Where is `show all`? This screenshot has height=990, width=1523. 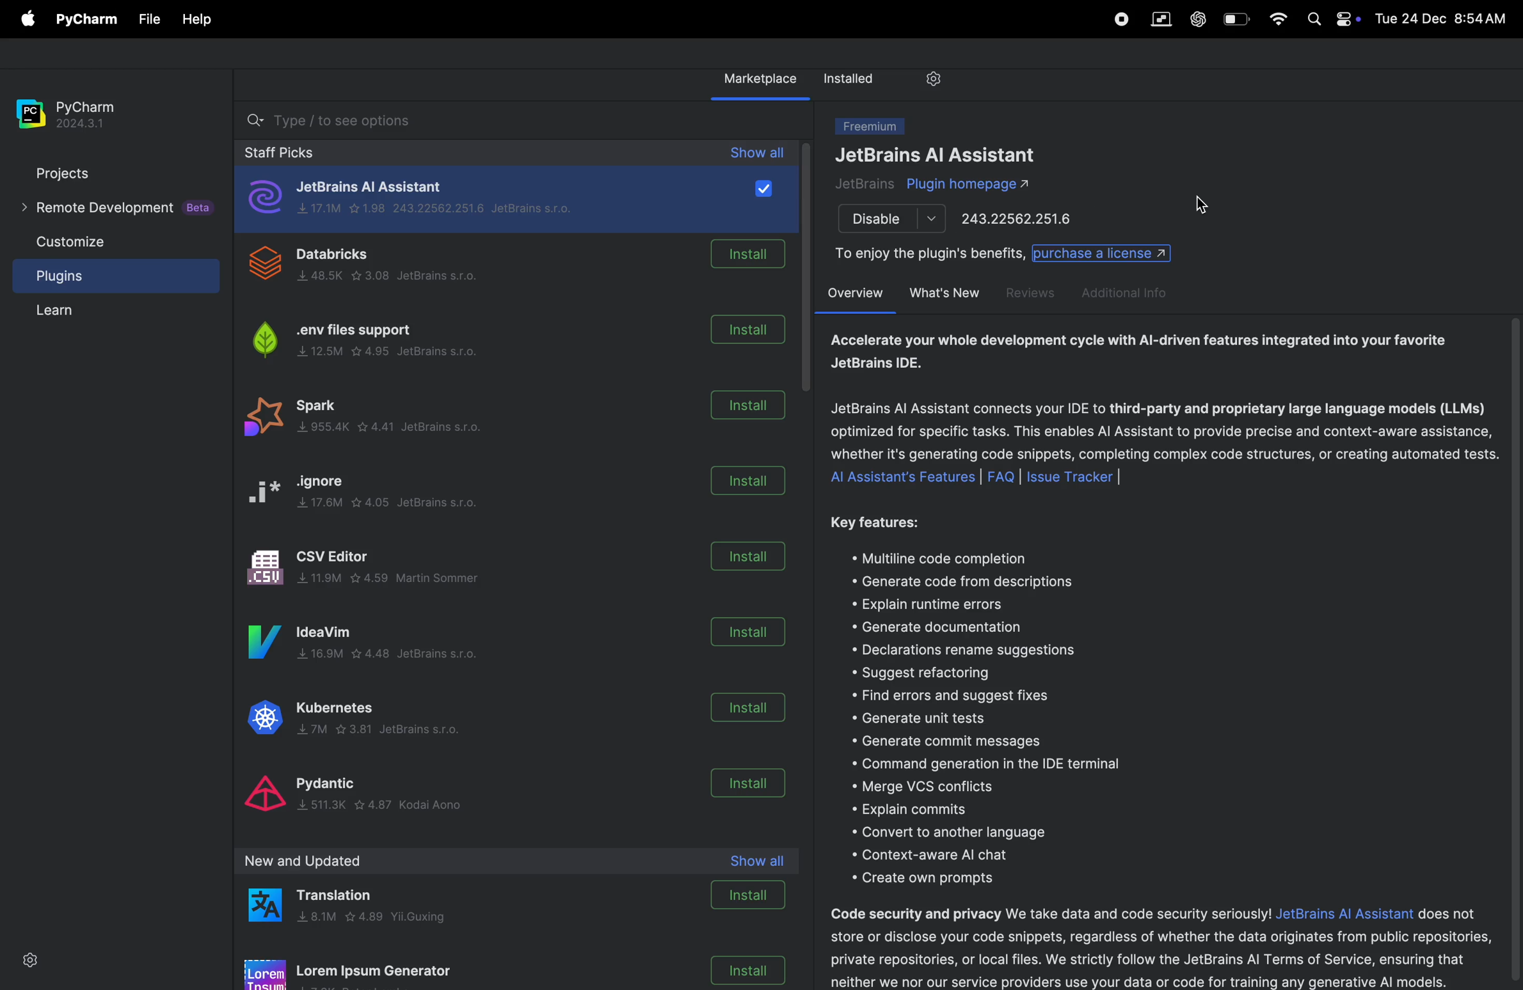 show all is located at coordinates (754, 869).